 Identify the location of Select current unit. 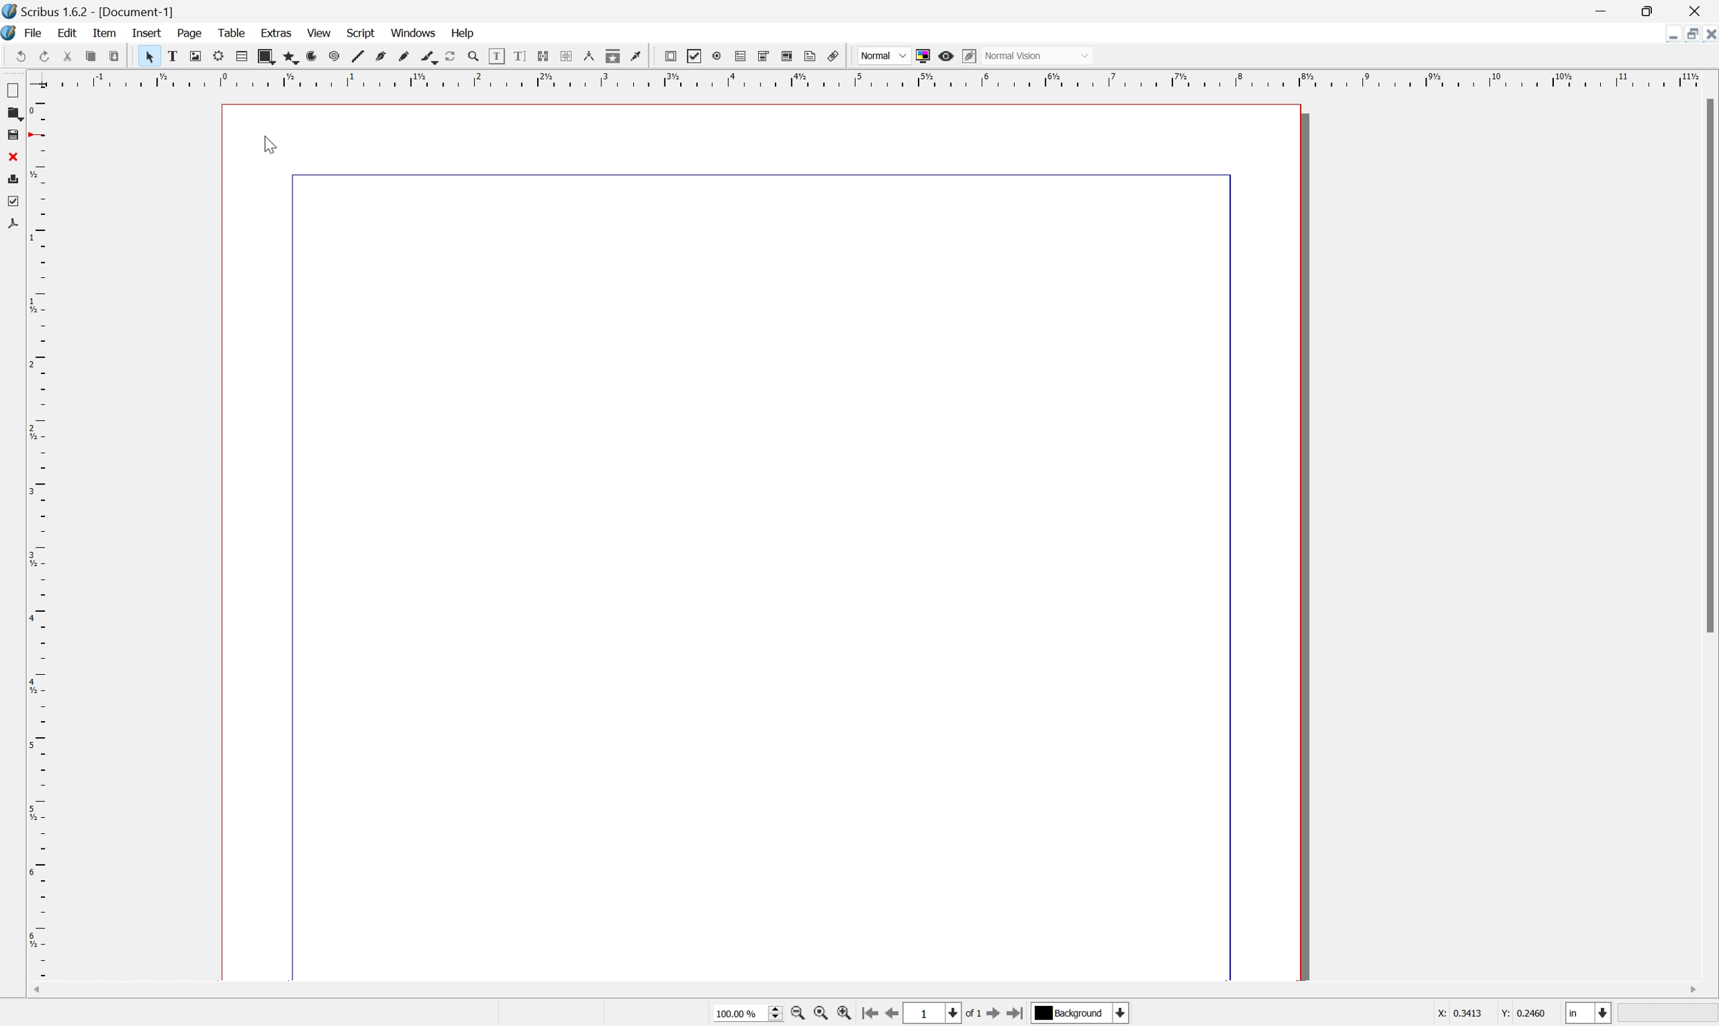
(1587, 1013).